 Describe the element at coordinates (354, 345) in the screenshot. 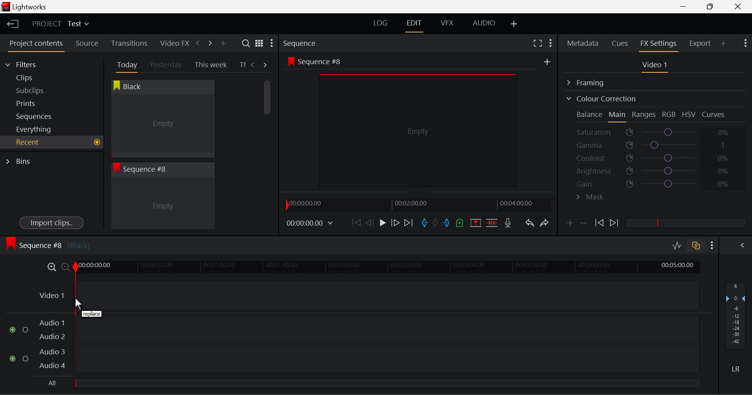

I see `Audio Input Fields` at that location.